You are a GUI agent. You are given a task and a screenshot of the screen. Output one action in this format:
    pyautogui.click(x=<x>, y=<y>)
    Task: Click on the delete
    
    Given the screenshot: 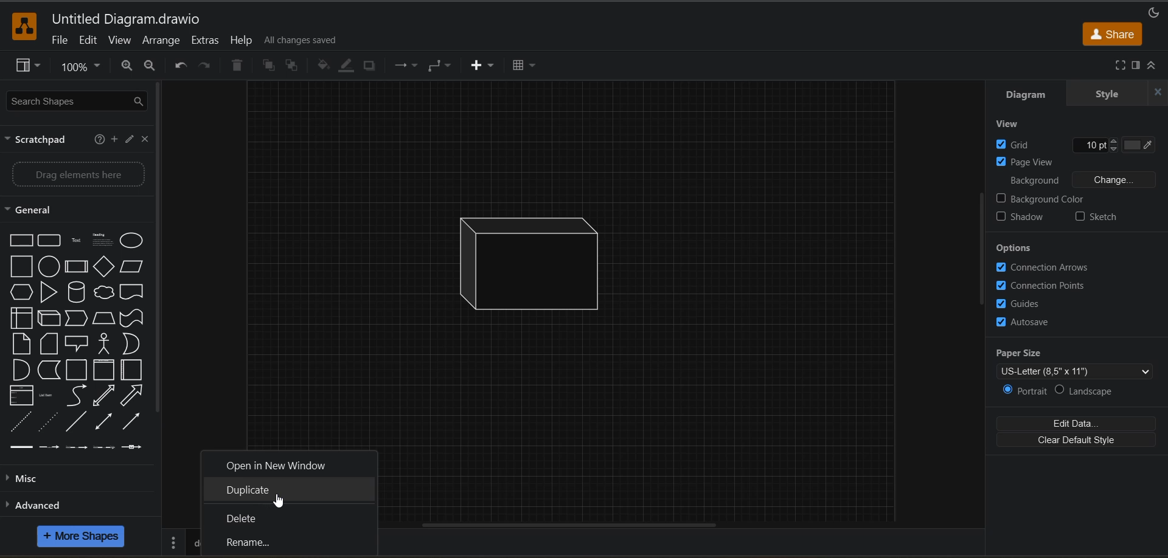 What is the action you would take?
    pyautogui.click(x=237, y=65)
    